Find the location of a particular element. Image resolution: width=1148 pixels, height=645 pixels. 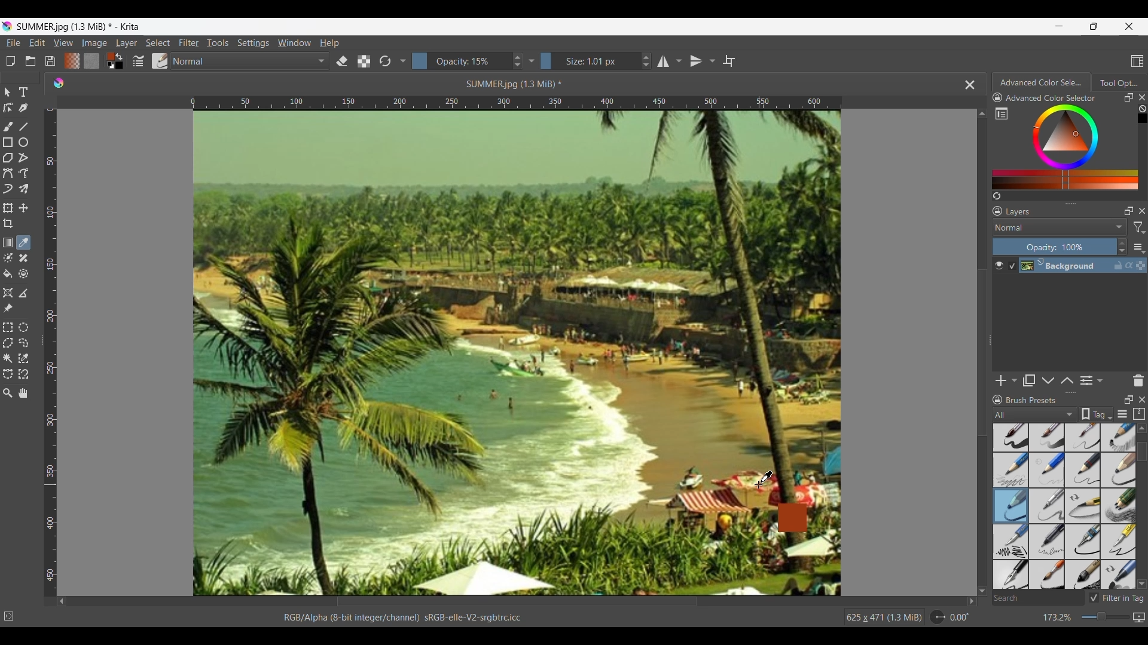

Clear all color history is located at coordinates (1142, 109).